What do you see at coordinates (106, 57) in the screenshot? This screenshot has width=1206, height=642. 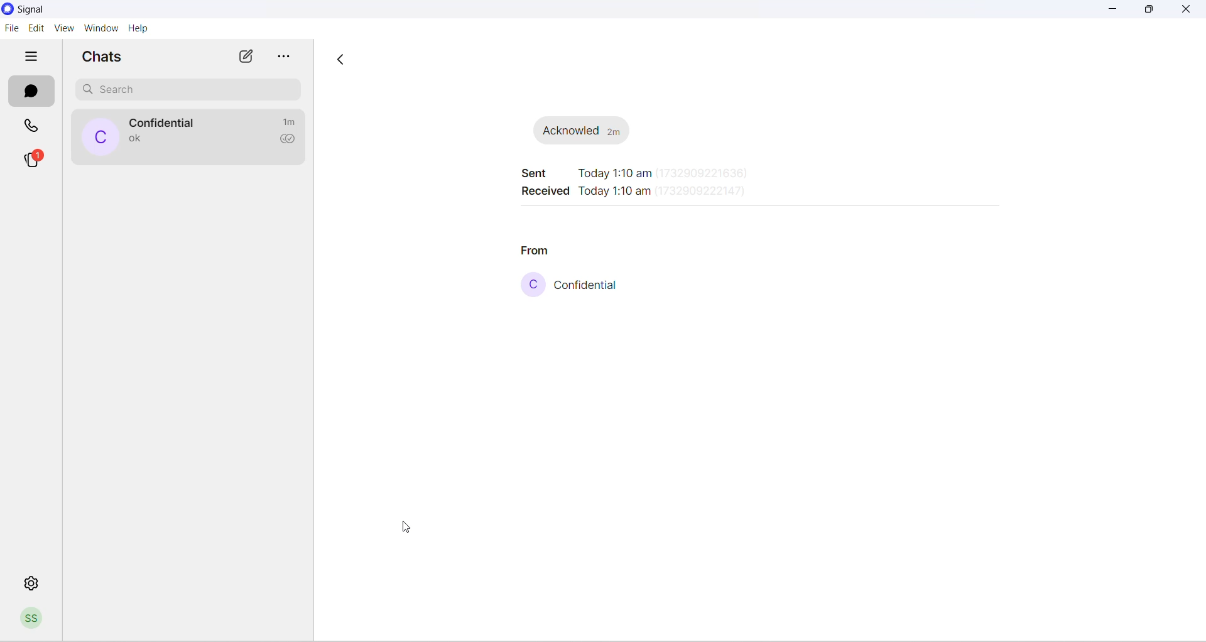 I see `chats heading` at bounding box center [106, 57].